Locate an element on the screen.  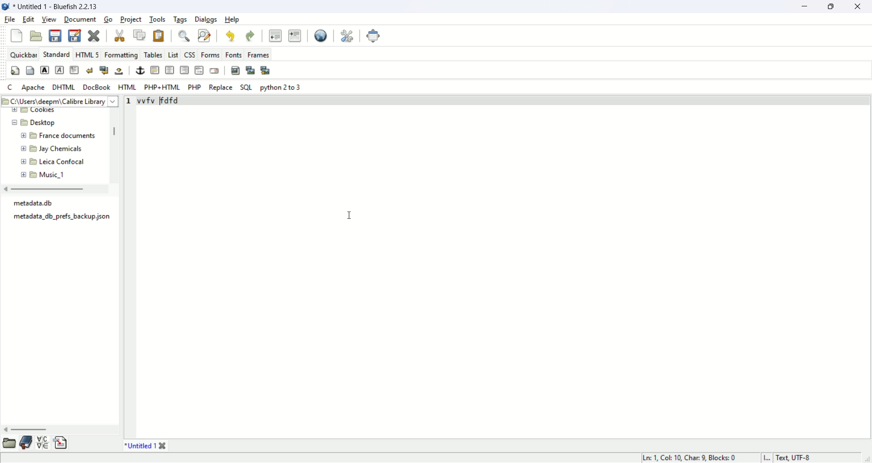
project is located at coordinates (131, 20).